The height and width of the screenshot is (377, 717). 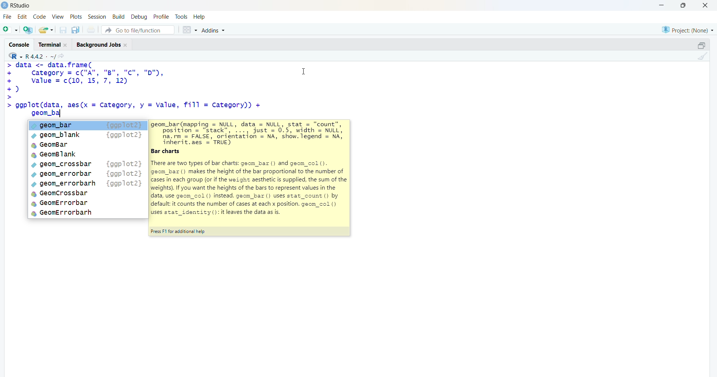 I want to click on print current file, so click(x=90, y=29).